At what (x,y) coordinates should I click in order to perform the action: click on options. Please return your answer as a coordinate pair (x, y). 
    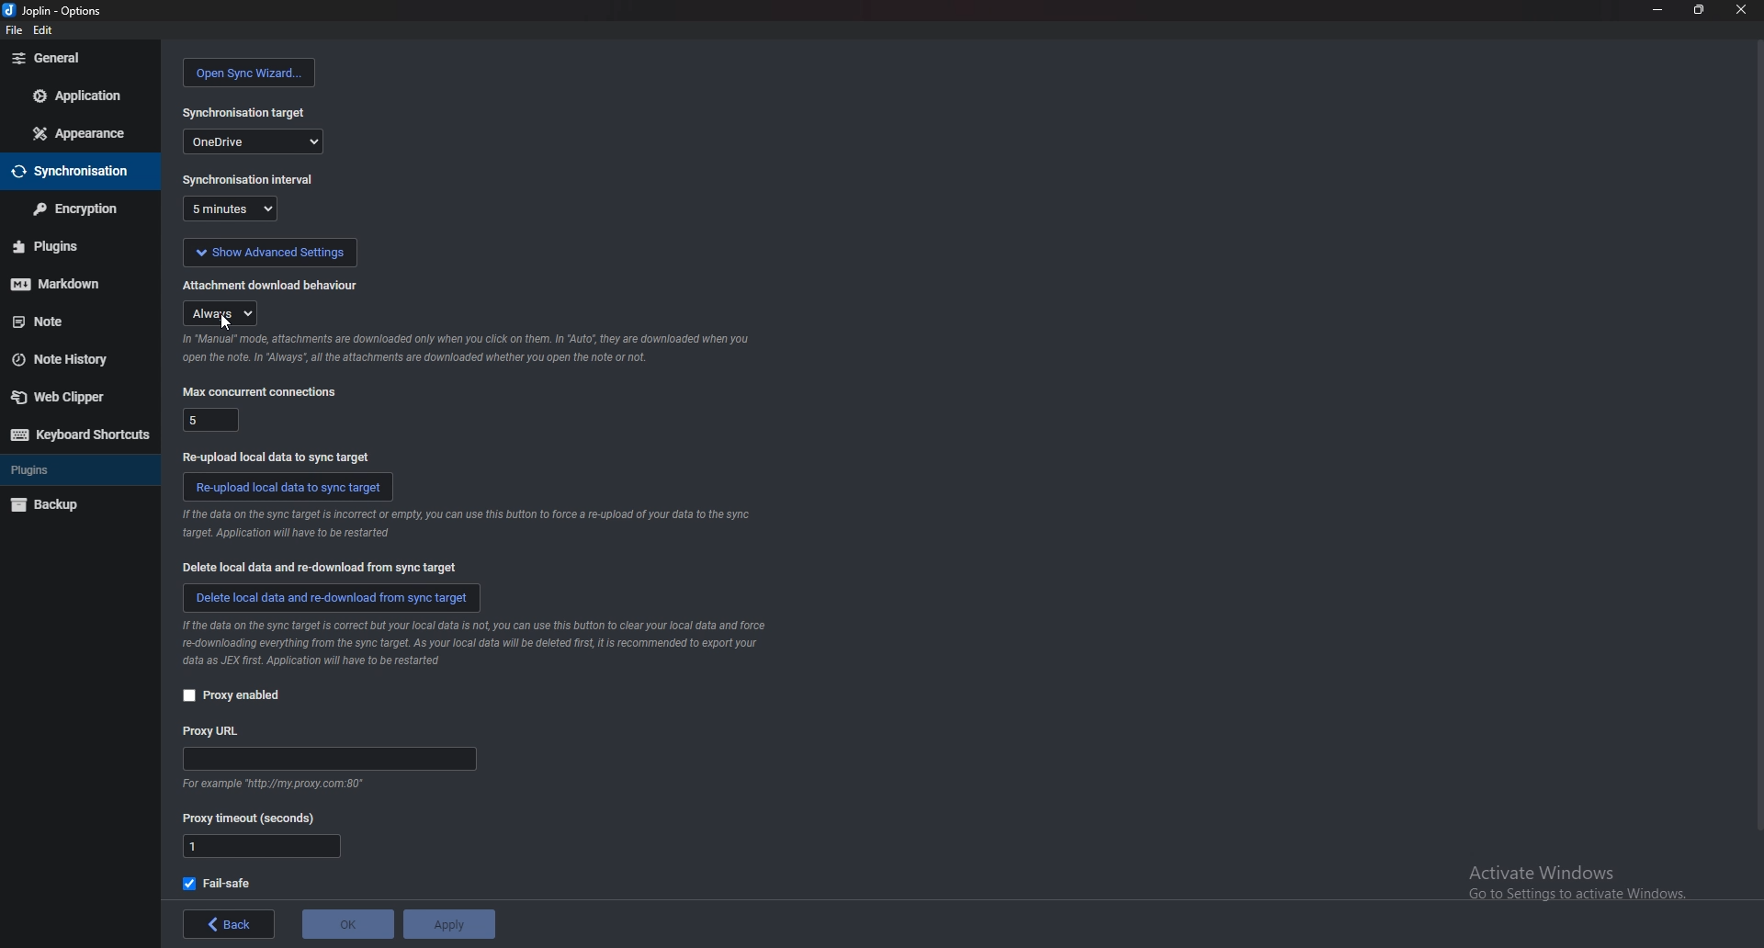
    Looking at the image, I should click on (55, 10).